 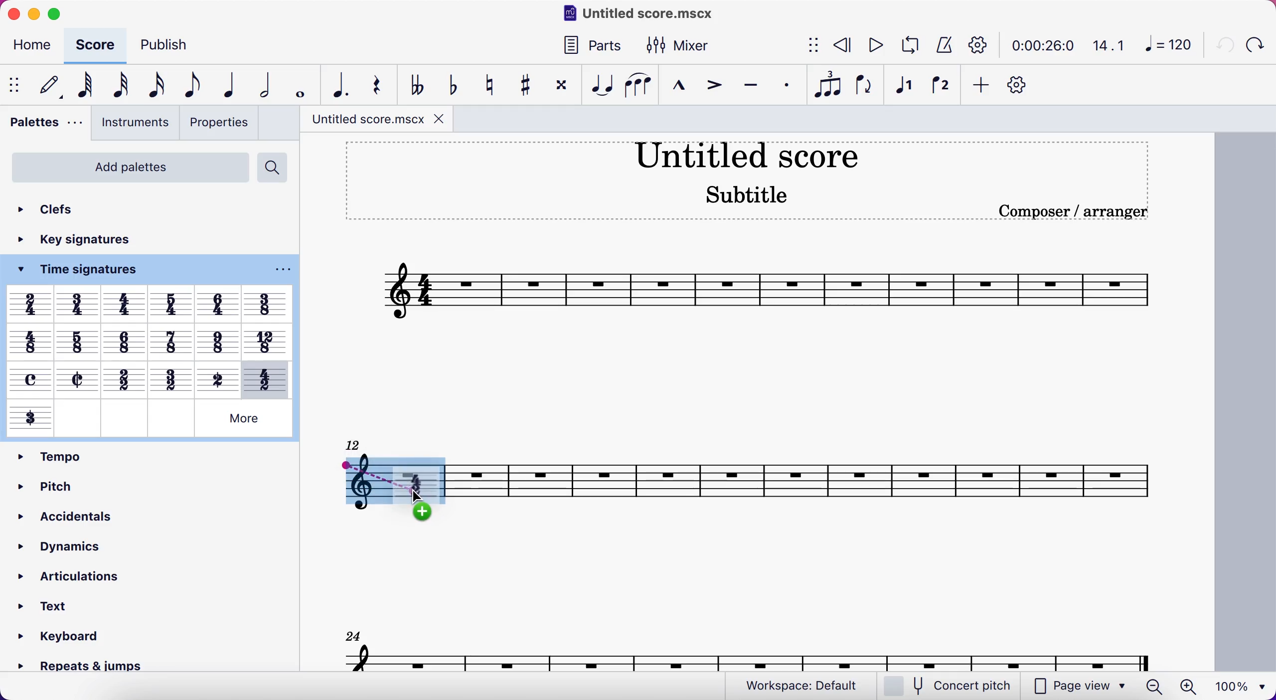 What do you see at coordinates (863, 85) in the screenshot?
I see `flip direction` at bounding box center [863, 85].